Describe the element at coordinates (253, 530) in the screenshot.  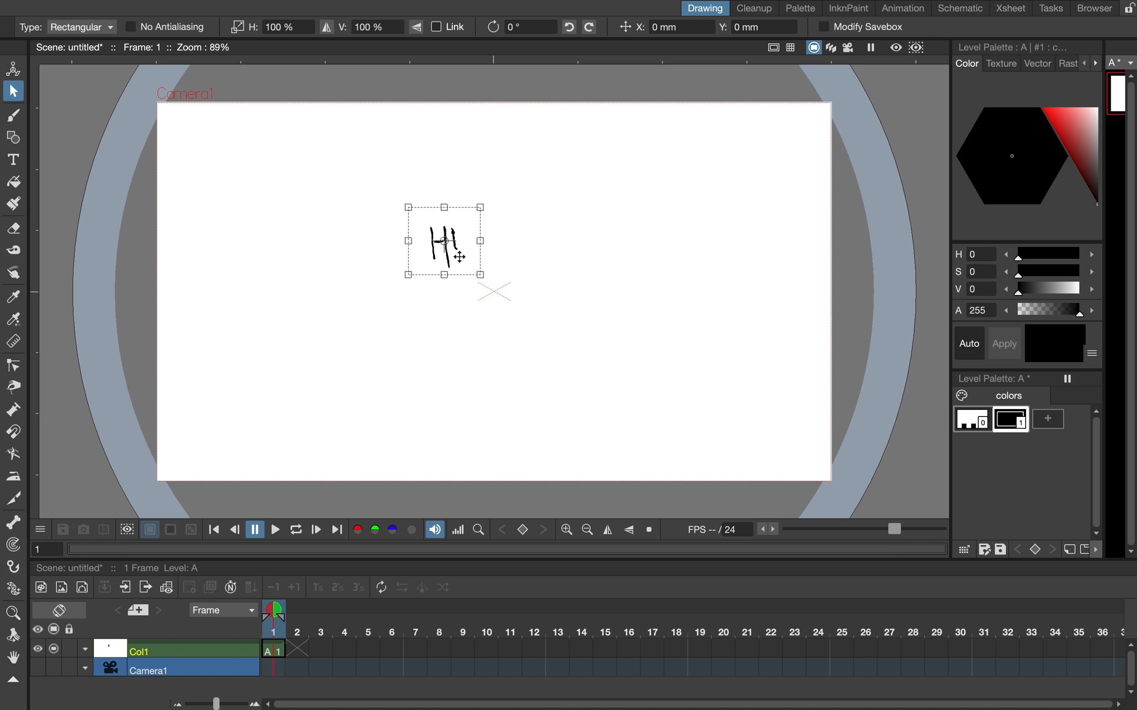
I see `pause` at that location.